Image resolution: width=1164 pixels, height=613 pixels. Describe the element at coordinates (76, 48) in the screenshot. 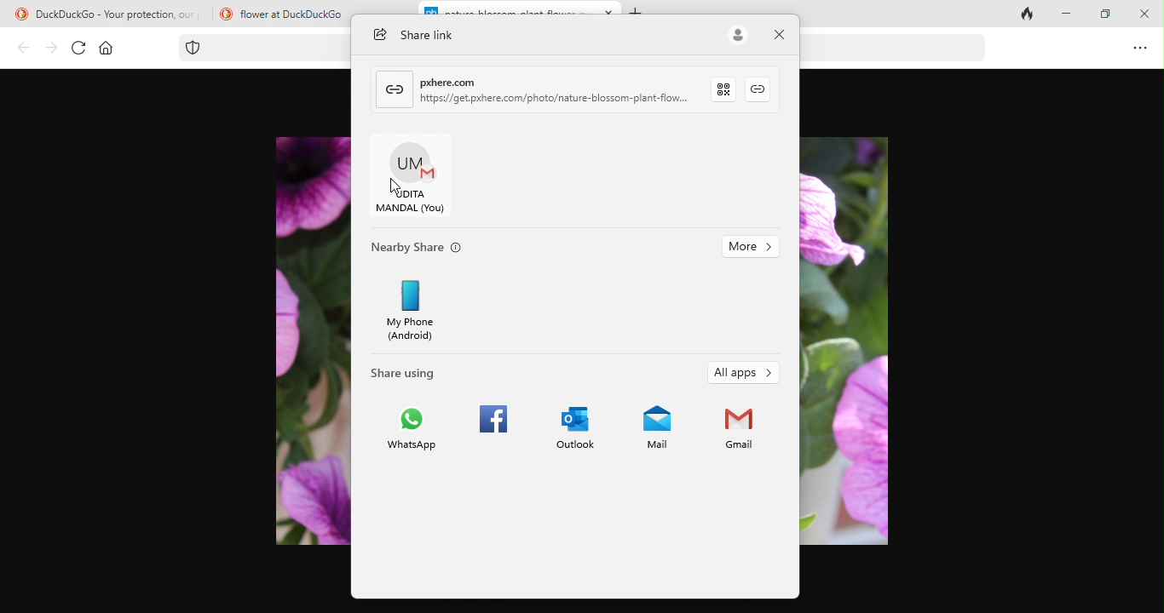

I see `refresh` at that location.